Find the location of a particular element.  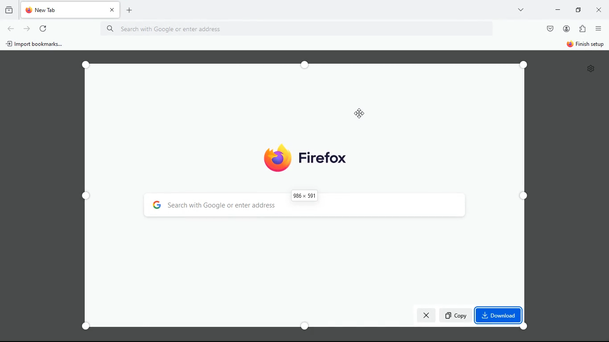

download is located at coordinates (499, 315).